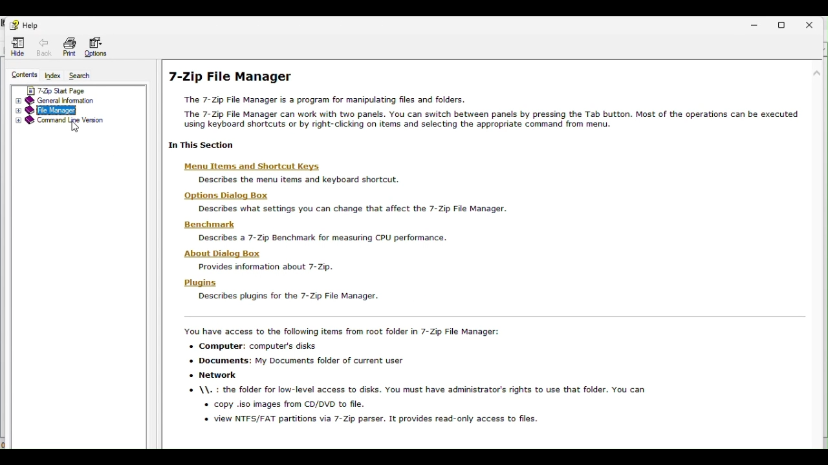  What do you see at coordinates (204, 145) in the screenshot?
I see `| In This Section` at bounding box center [204, 145].